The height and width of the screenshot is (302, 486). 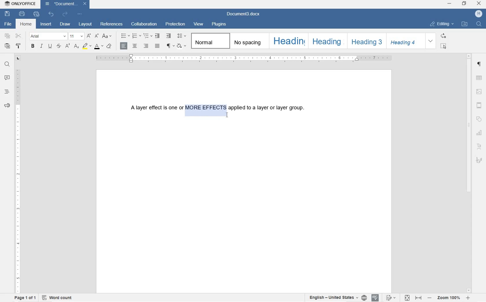 What do you see at coordinates (110, 46) in the screenshot?
I see `CLEAR STYLE` at bounding box center [110, 46].